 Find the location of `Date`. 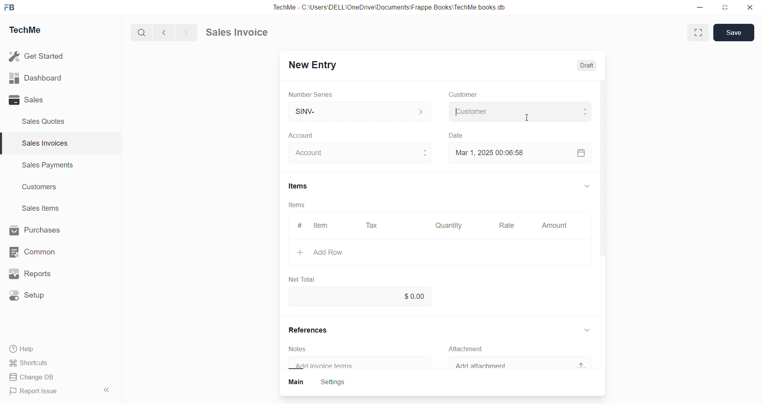

Date is located at coordinates (462, 135).